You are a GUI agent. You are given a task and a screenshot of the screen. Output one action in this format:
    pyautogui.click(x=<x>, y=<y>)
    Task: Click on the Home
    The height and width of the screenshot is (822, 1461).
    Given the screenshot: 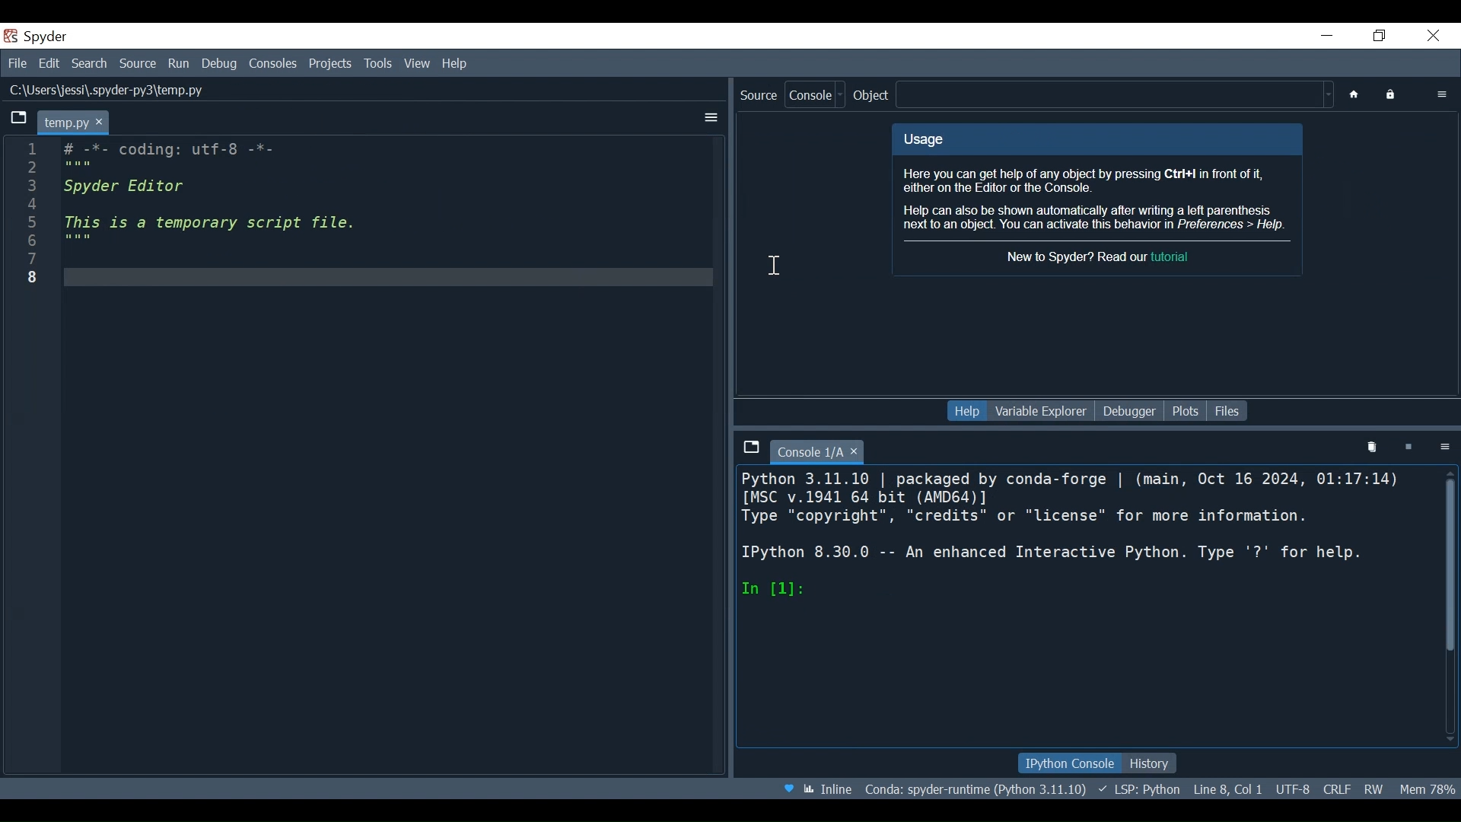 What is the action you would take?
    pyautogui.click(x=1352, y=94)
    